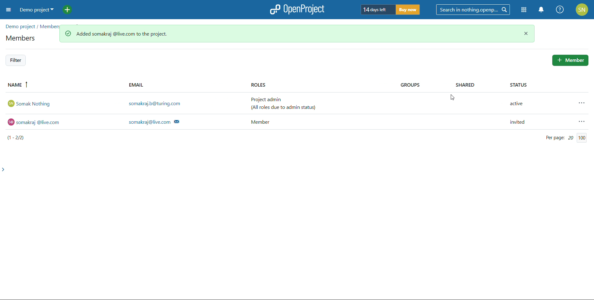 This screenshot has height=300, width=594. What do you see at coordinates (137, 86) in the screenshot?
I see `EMAIL` at bounding box center [137, 86].